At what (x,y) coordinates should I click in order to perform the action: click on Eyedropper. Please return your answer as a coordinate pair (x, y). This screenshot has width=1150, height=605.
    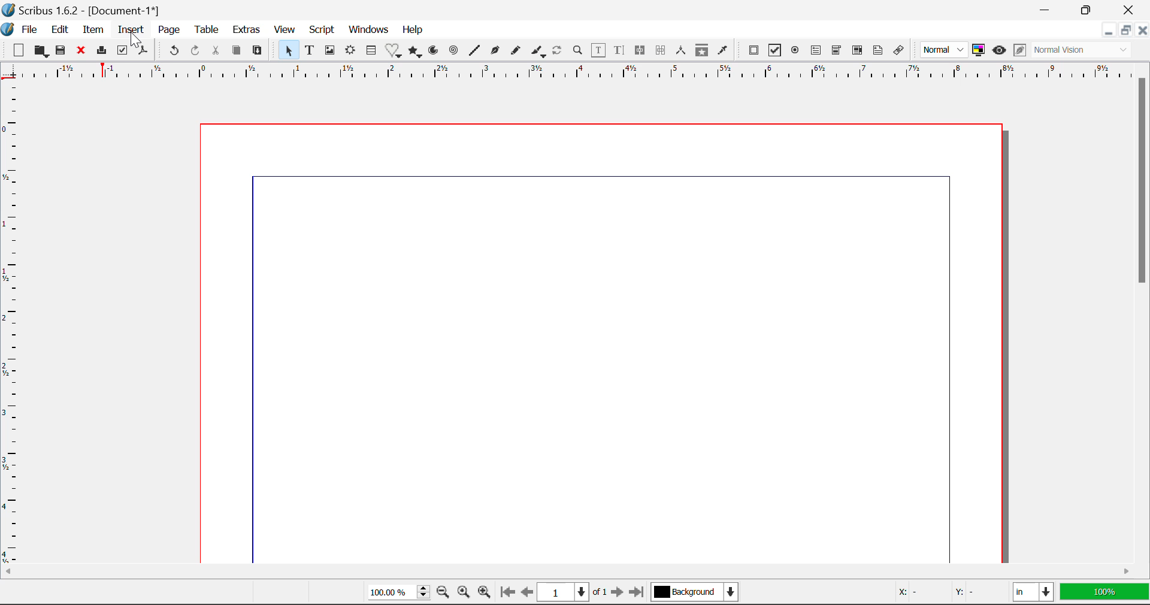
    Looking at the image, I should click on (723, 50).